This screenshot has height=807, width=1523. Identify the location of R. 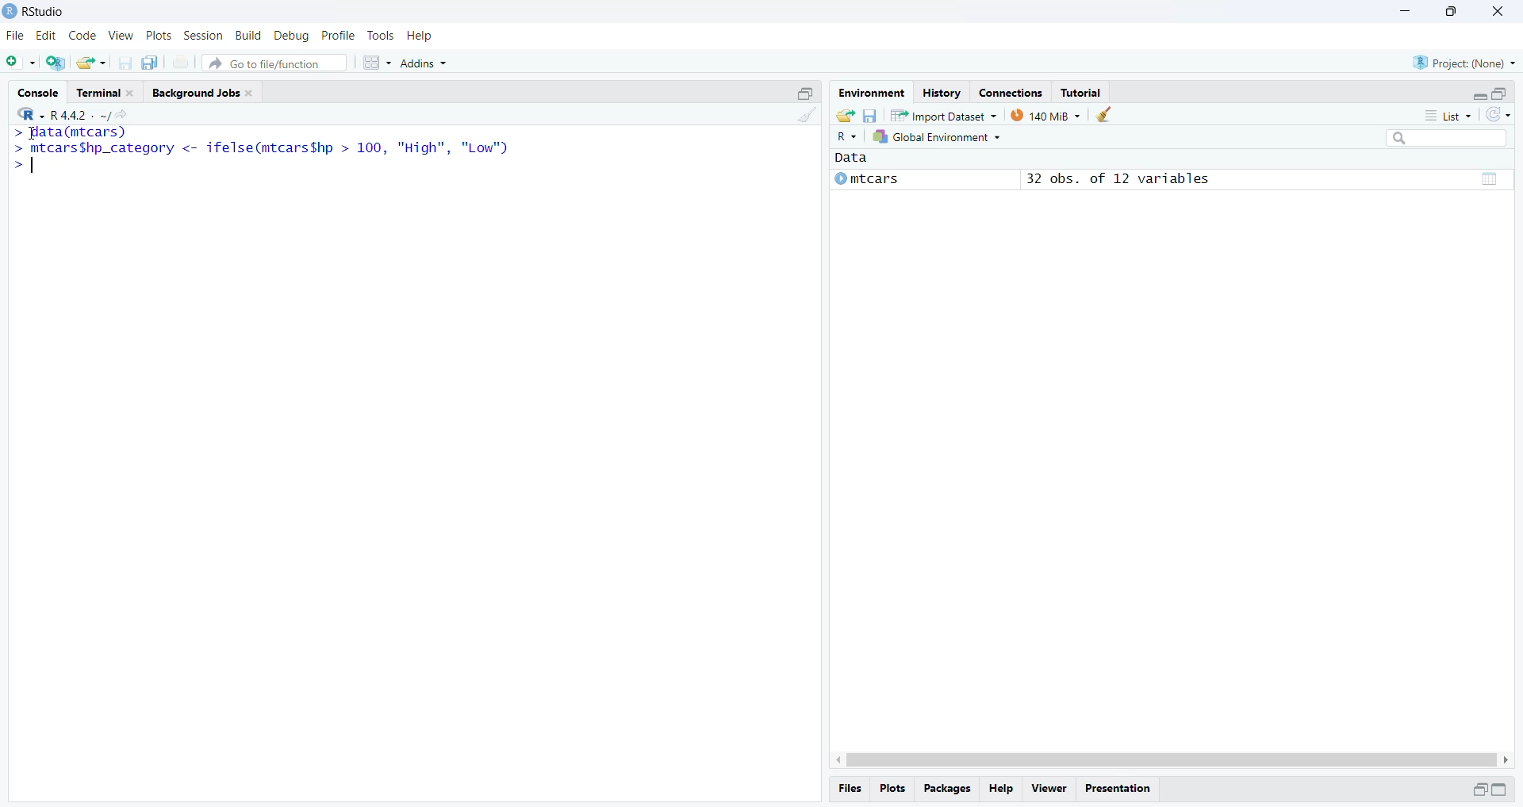
(848, 137).